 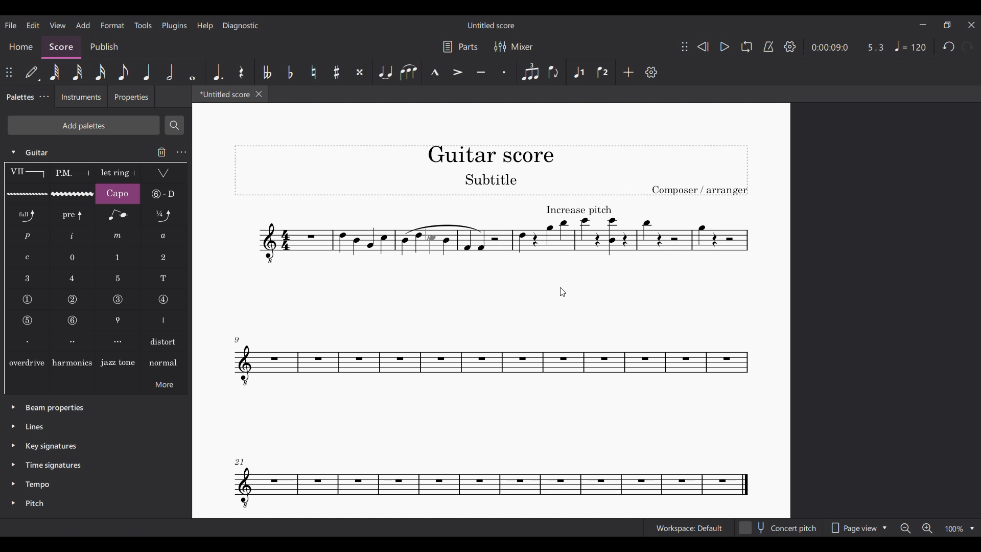 I want to click on Quarter note highlighted after current selection, so click(x=146, y=72).